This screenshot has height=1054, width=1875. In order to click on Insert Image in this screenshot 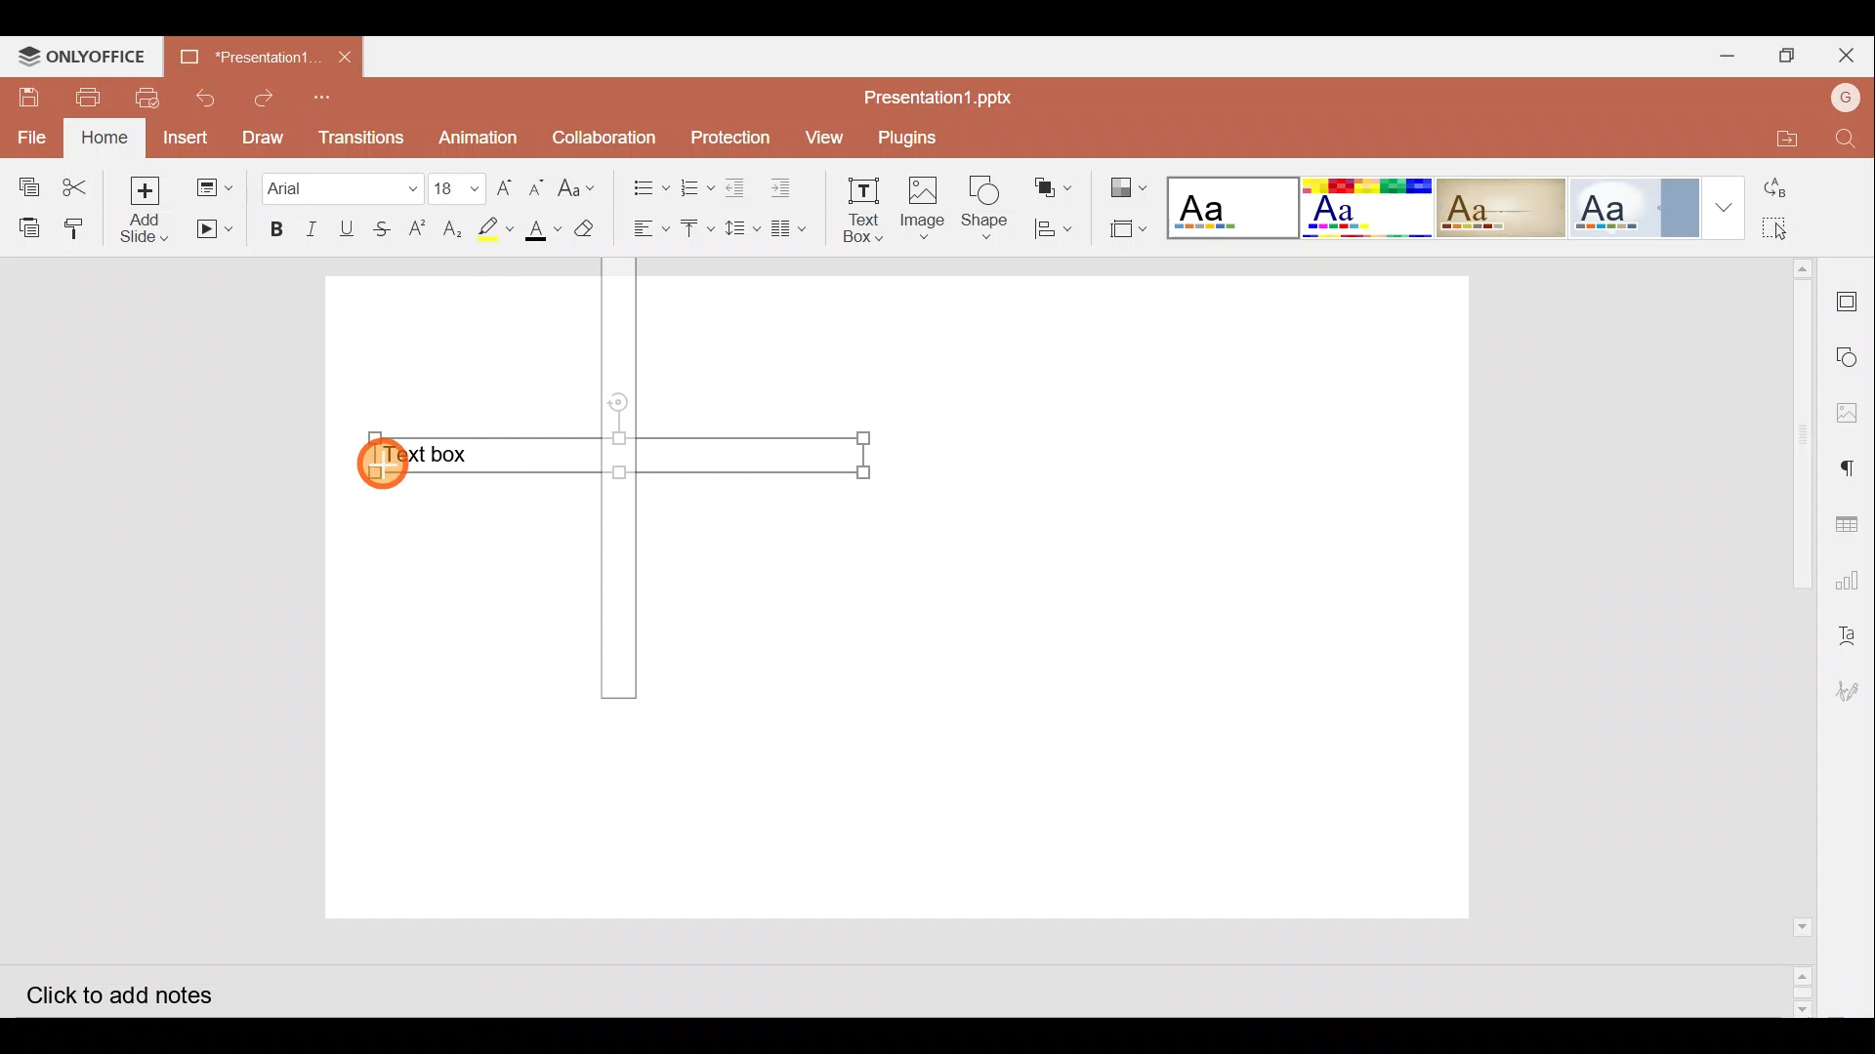, I will do `click(921, 209)`.